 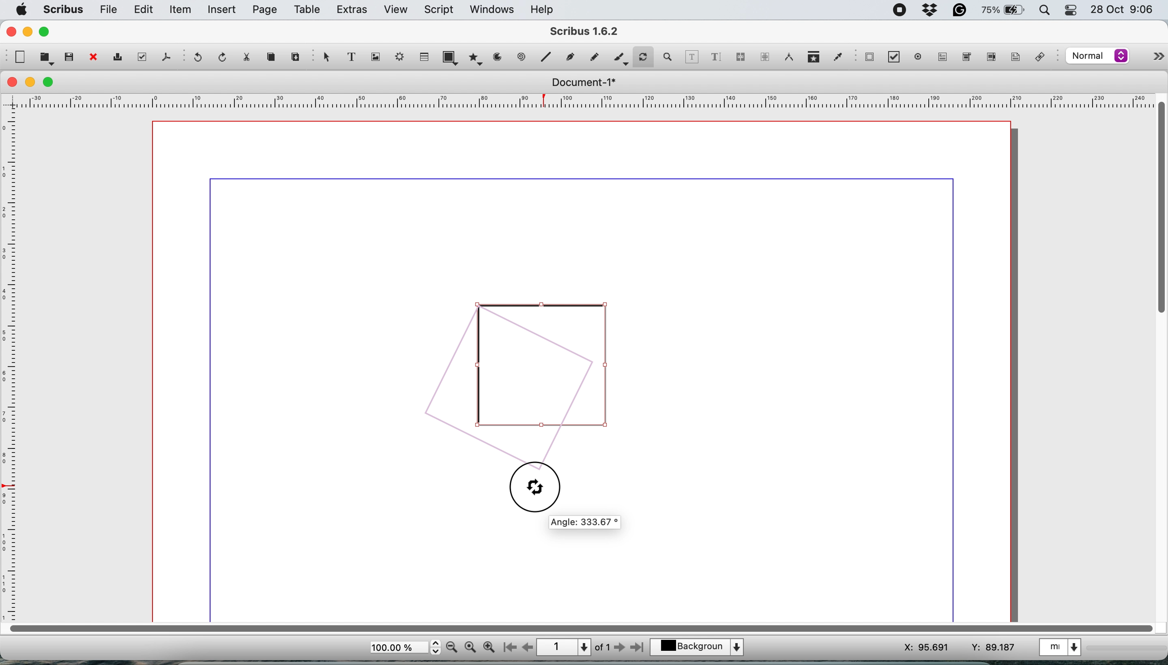 What do you see at coordinates (441, 10) in the screenshot?
I see `script` at bounding box center [441, 10].